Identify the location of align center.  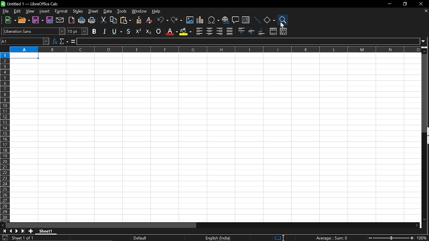
(209, 31).